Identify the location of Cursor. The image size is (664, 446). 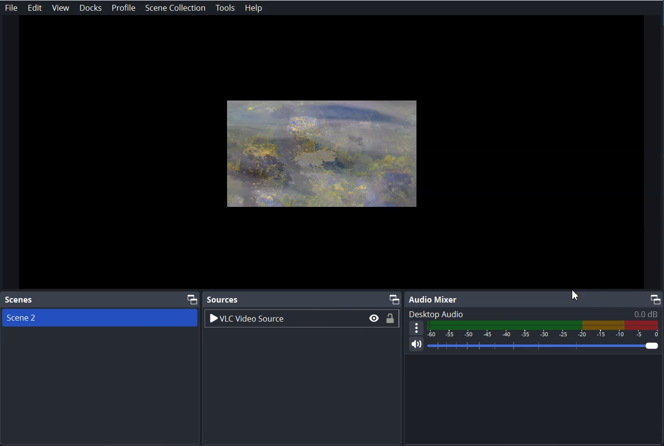
(575, 293).